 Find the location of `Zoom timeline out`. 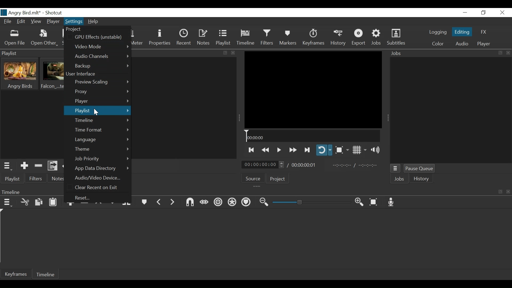

Zoom timeline out is located at coordinates (264, 203).